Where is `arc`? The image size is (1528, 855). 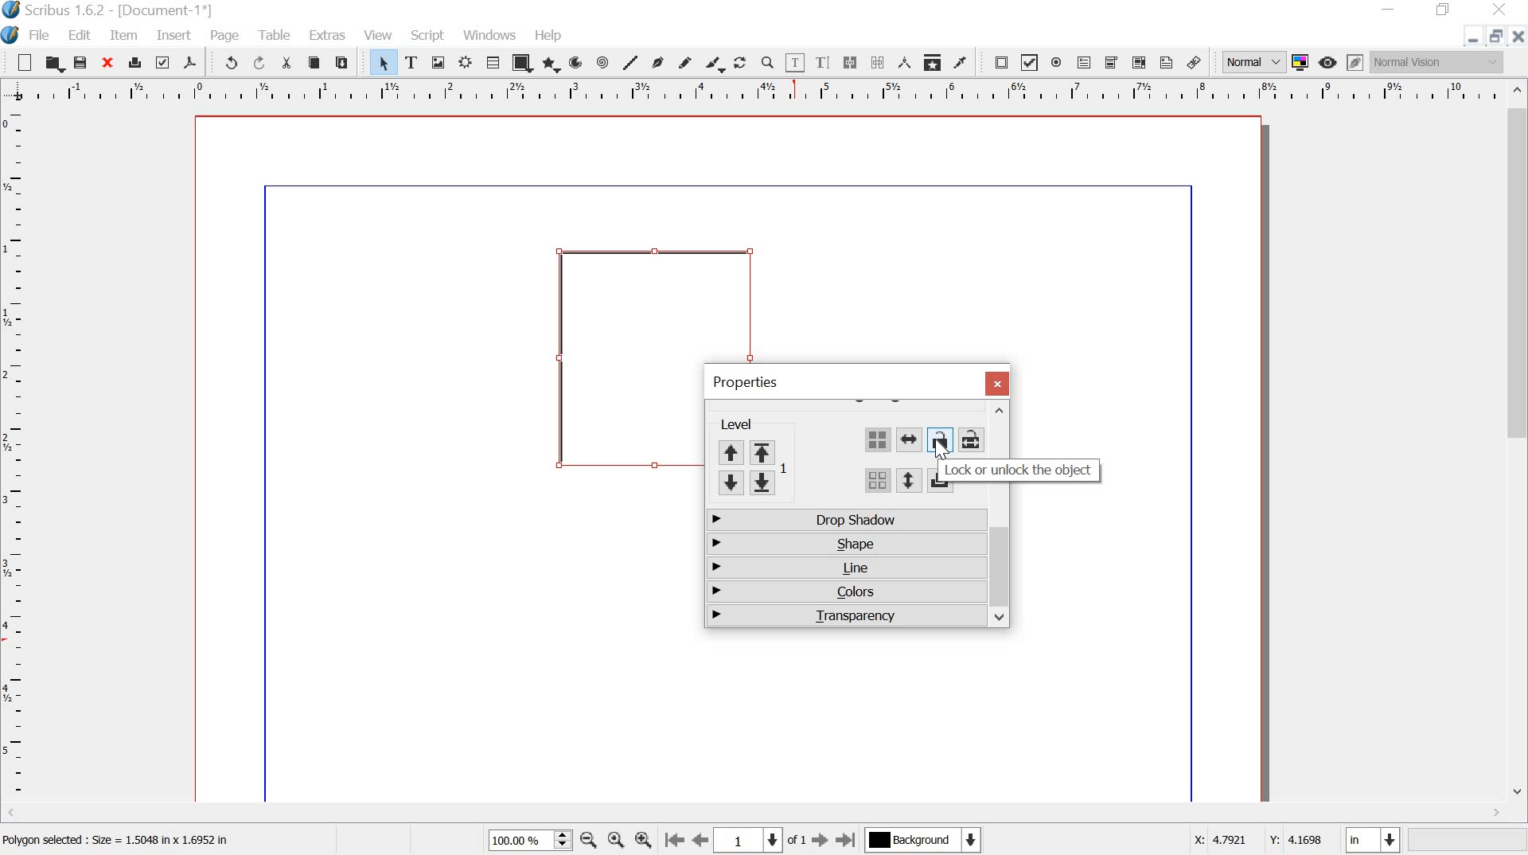 arc is located at coordinates (579, 62).